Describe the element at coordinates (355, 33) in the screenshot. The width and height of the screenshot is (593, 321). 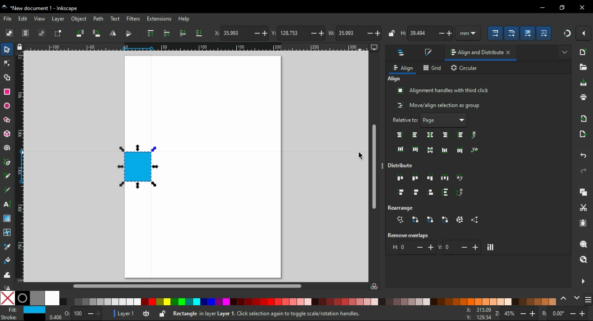
I see `width of selection` at that location.